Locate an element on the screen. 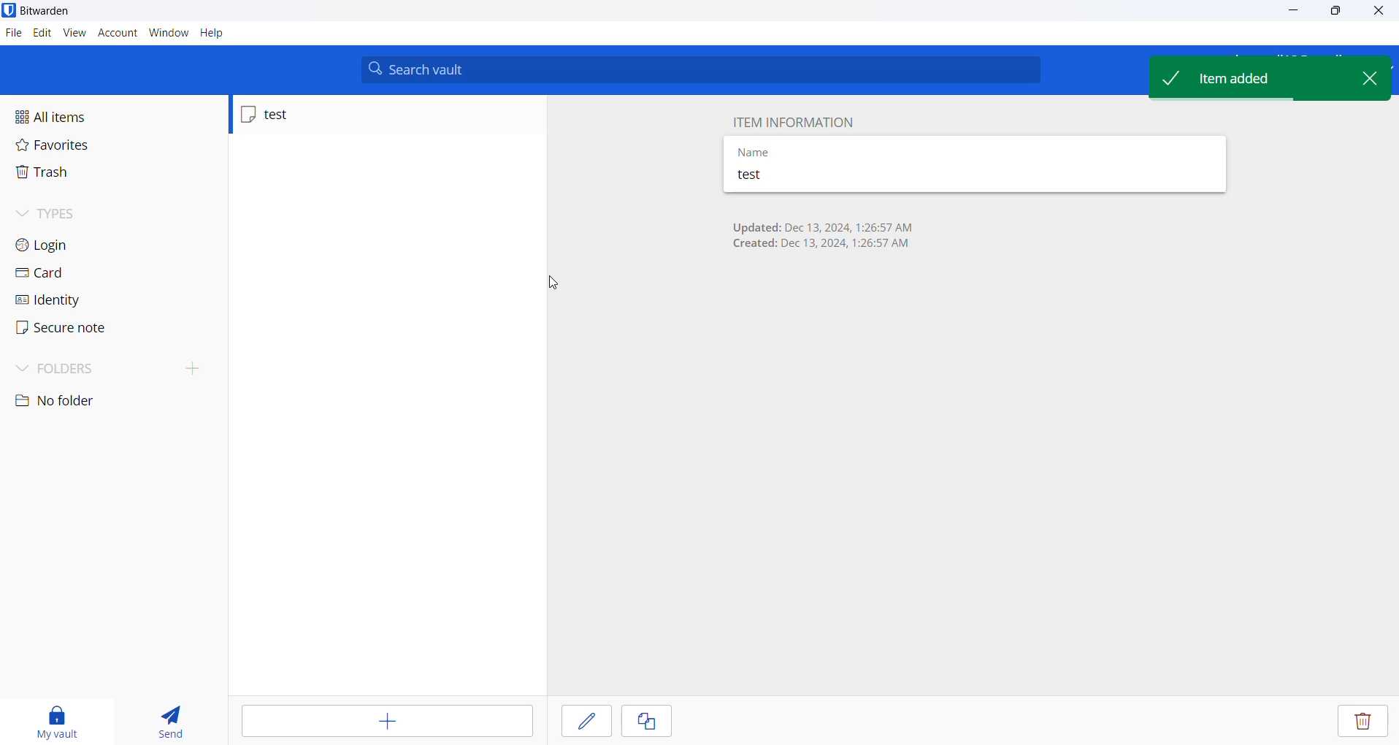  folders is located at coordinates (114, 369).